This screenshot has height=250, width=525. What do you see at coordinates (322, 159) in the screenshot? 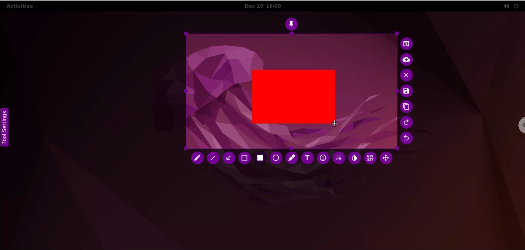
I see `auto increment ` at bounding box center [322, 159].